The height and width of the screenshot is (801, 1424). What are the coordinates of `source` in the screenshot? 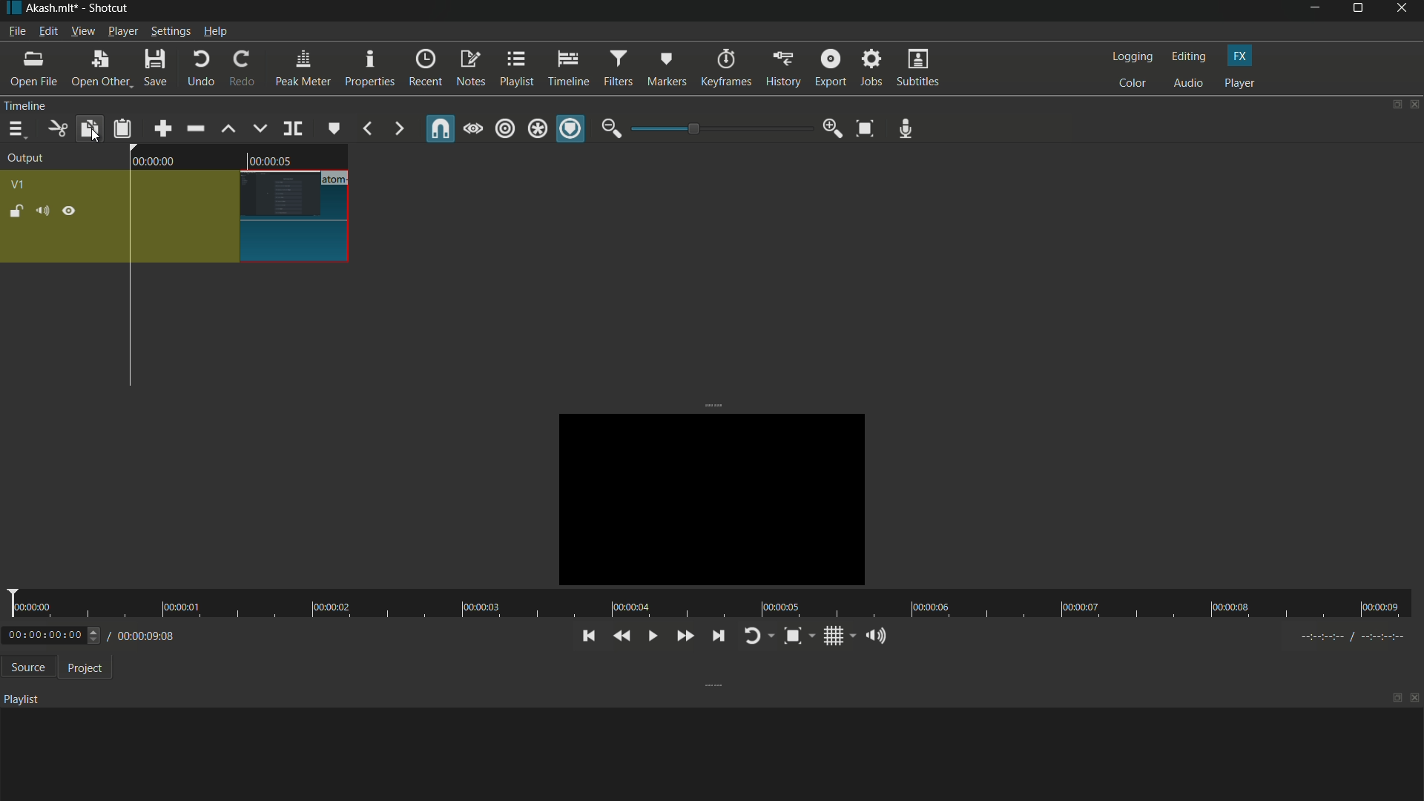 It's located at (24, 667).